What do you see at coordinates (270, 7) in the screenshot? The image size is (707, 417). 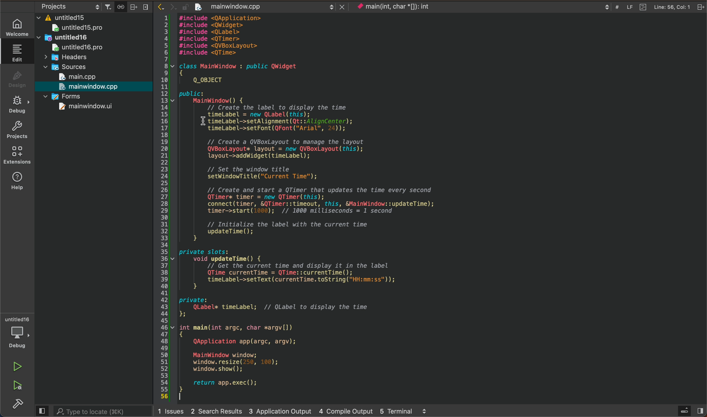 I see `mainwindow.cpp` at bounding box center [270, 7].